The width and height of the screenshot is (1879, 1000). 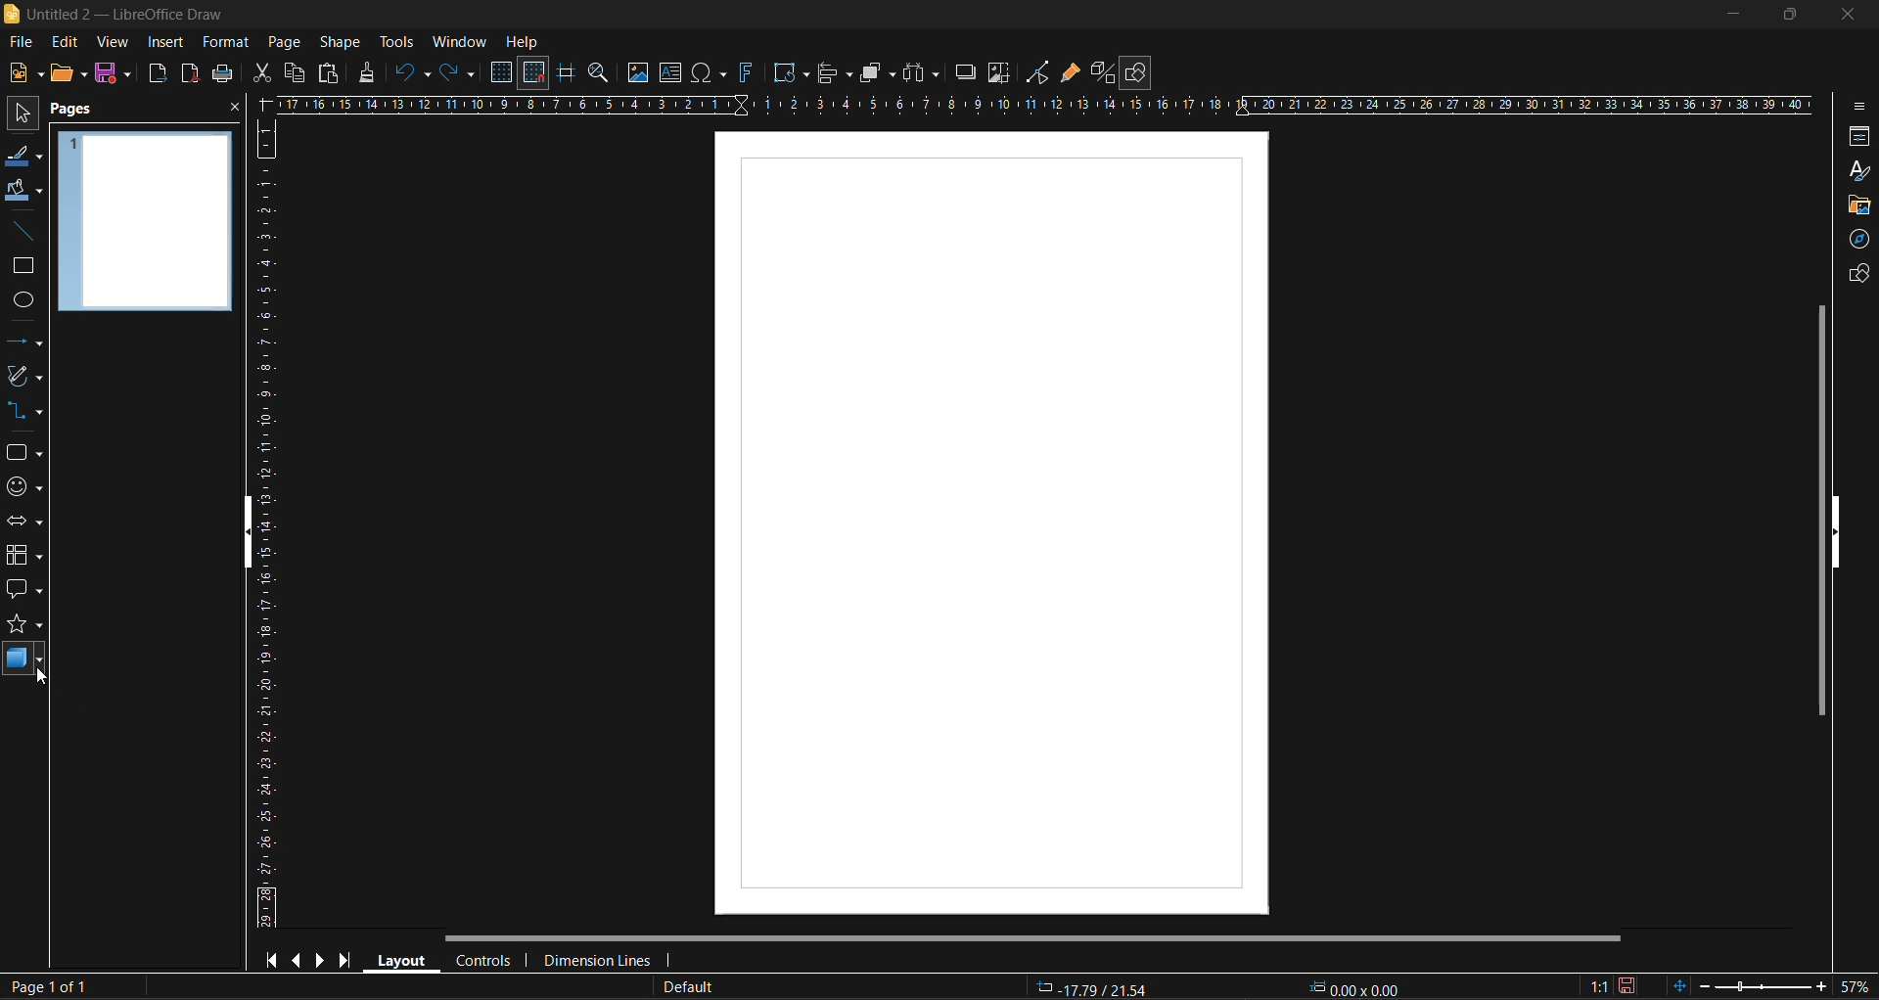 I want to click on symbols, so click(x=22, y=485).